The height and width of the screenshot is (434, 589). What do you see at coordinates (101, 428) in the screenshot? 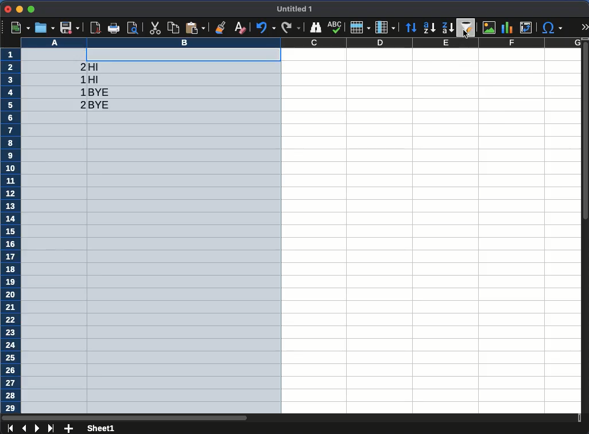
I see `sheet 1` at bounding box center [101, 428].